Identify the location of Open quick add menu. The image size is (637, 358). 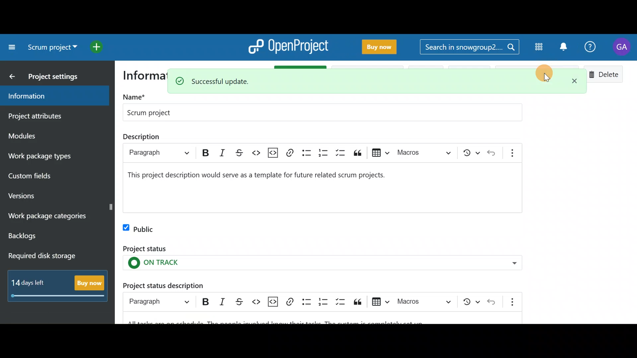
(103, 47).